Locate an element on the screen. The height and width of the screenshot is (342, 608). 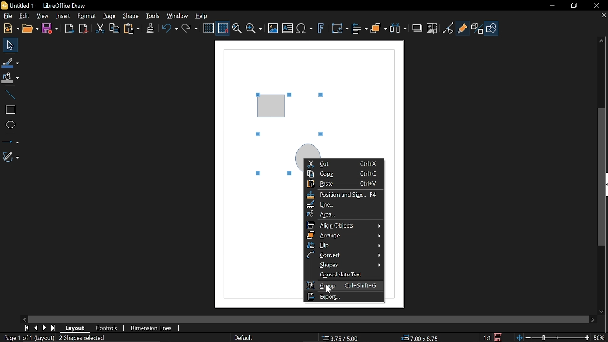
Minimize is located at coordinates (552, 5).